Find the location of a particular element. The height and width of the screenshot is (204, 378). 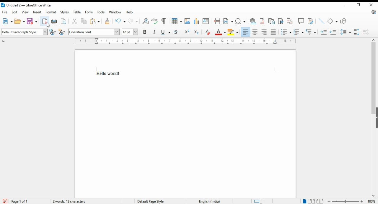

window is located at coordinates (115, 12).